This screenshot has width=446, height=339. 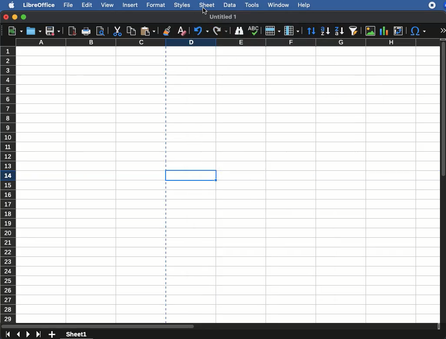 I want to click on apple , so click(x=9, y=5).